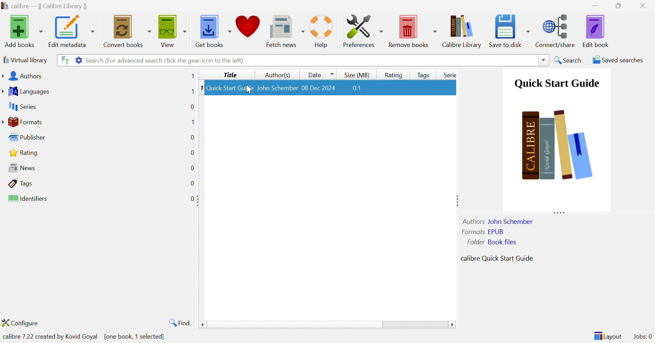 The height and width of the screenshot is (343, 655). I want to click on View, so click(173, 30).